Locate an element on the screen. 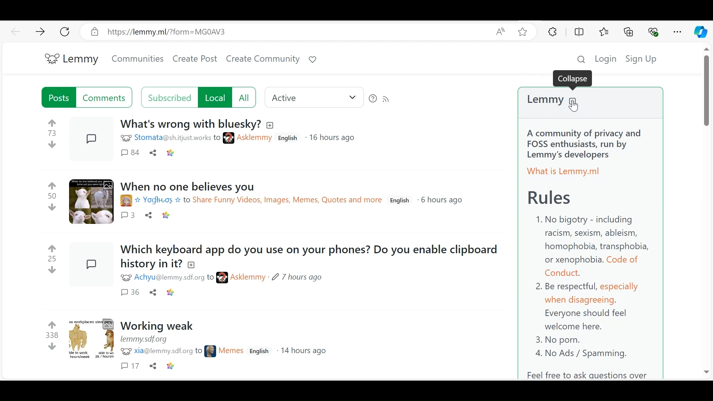 Image resolution: width=713 pixels, height=401 pixels. 25 is located at coordinates (50, 258).